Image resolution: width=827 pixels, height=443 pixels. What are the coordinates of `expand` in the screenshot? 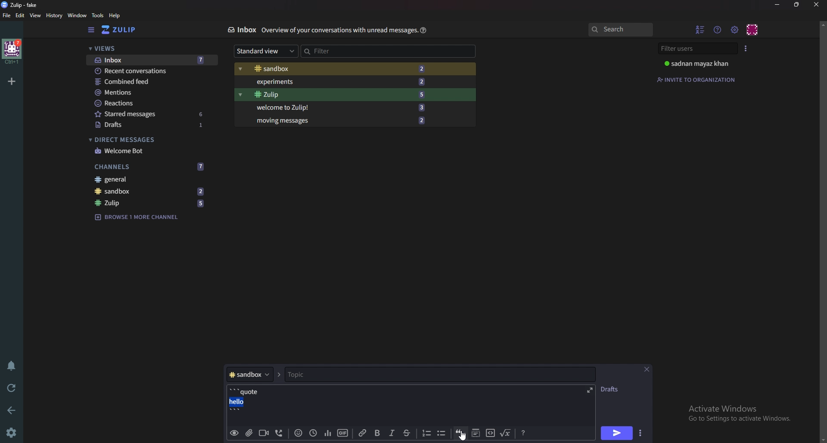 It's located at (591, 390).